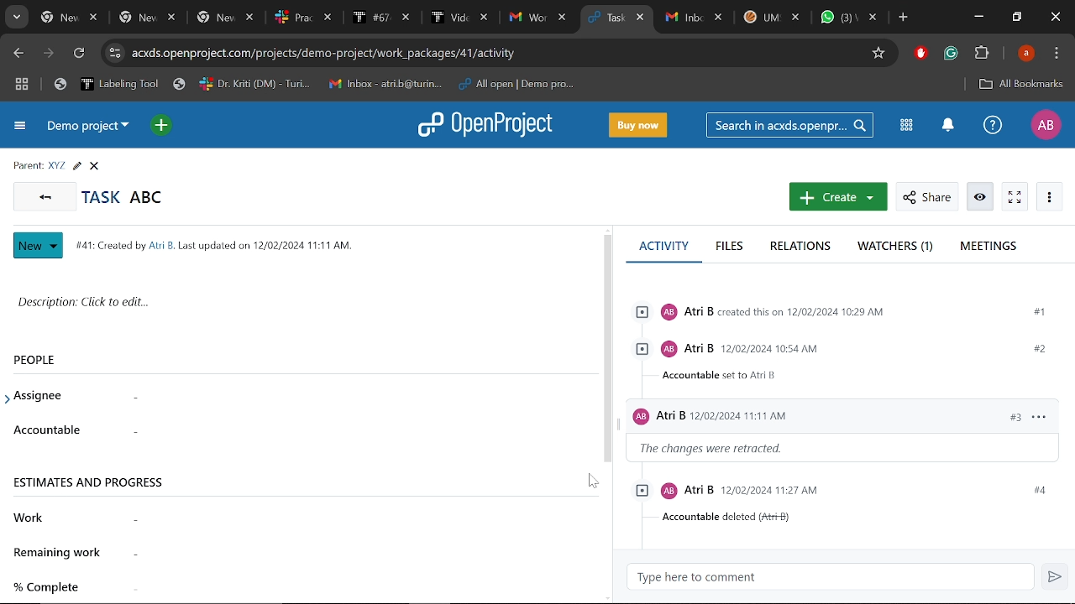 Image resolution: width=1075 pixels, height=604 pixels. What do you see at coordinates (497, 53) in the screenshot?
I see `Current site address` at bounding box center [497, 53].